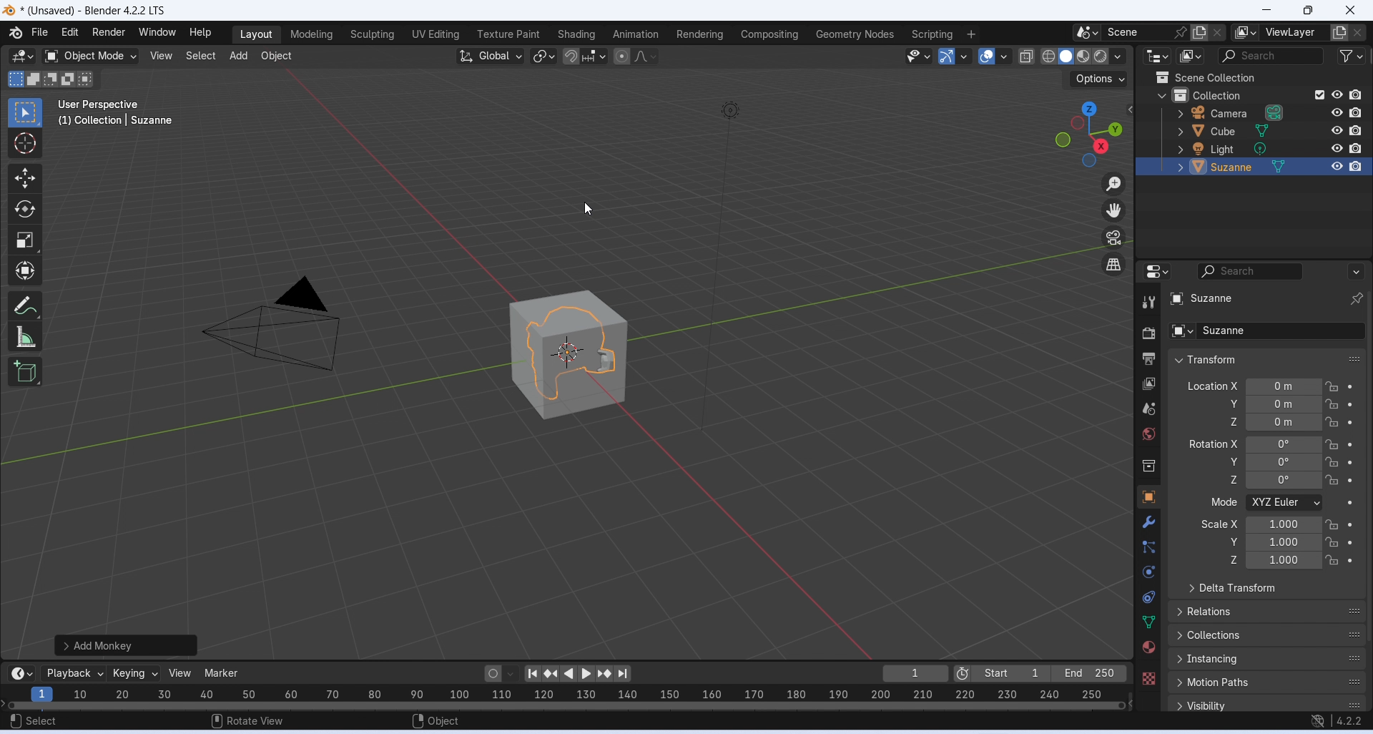 Image resolution: width=1373 pixels, height=734 pixels. Describe the element at coordinates (589, 674) in the screenshot. I see `play animation` at that location.